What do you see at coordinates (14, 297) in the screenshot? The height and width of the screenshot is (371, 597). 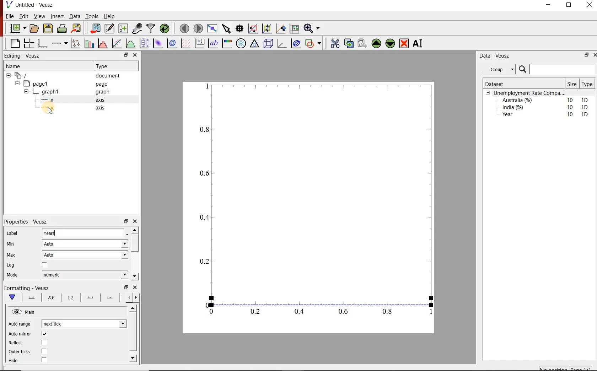 I see `main` at bounding box center [14, 297].